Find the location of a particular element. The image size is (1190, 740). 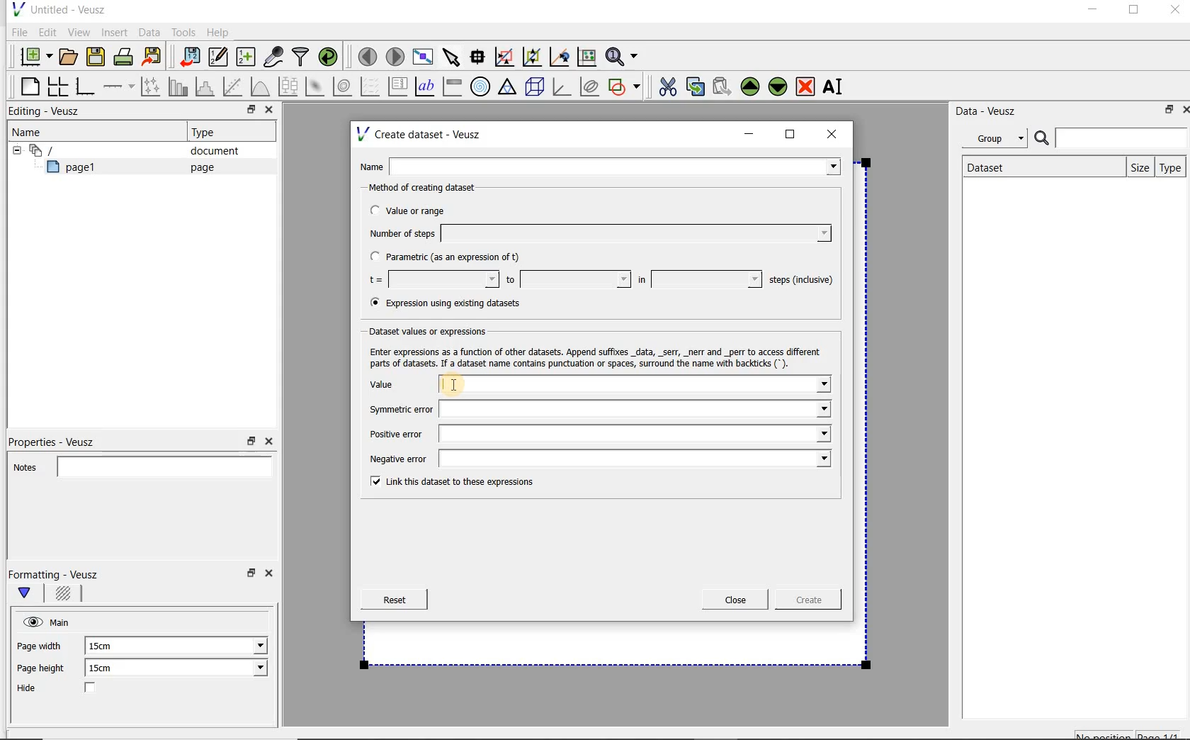

Value or range is located at coordinates (420, 208).